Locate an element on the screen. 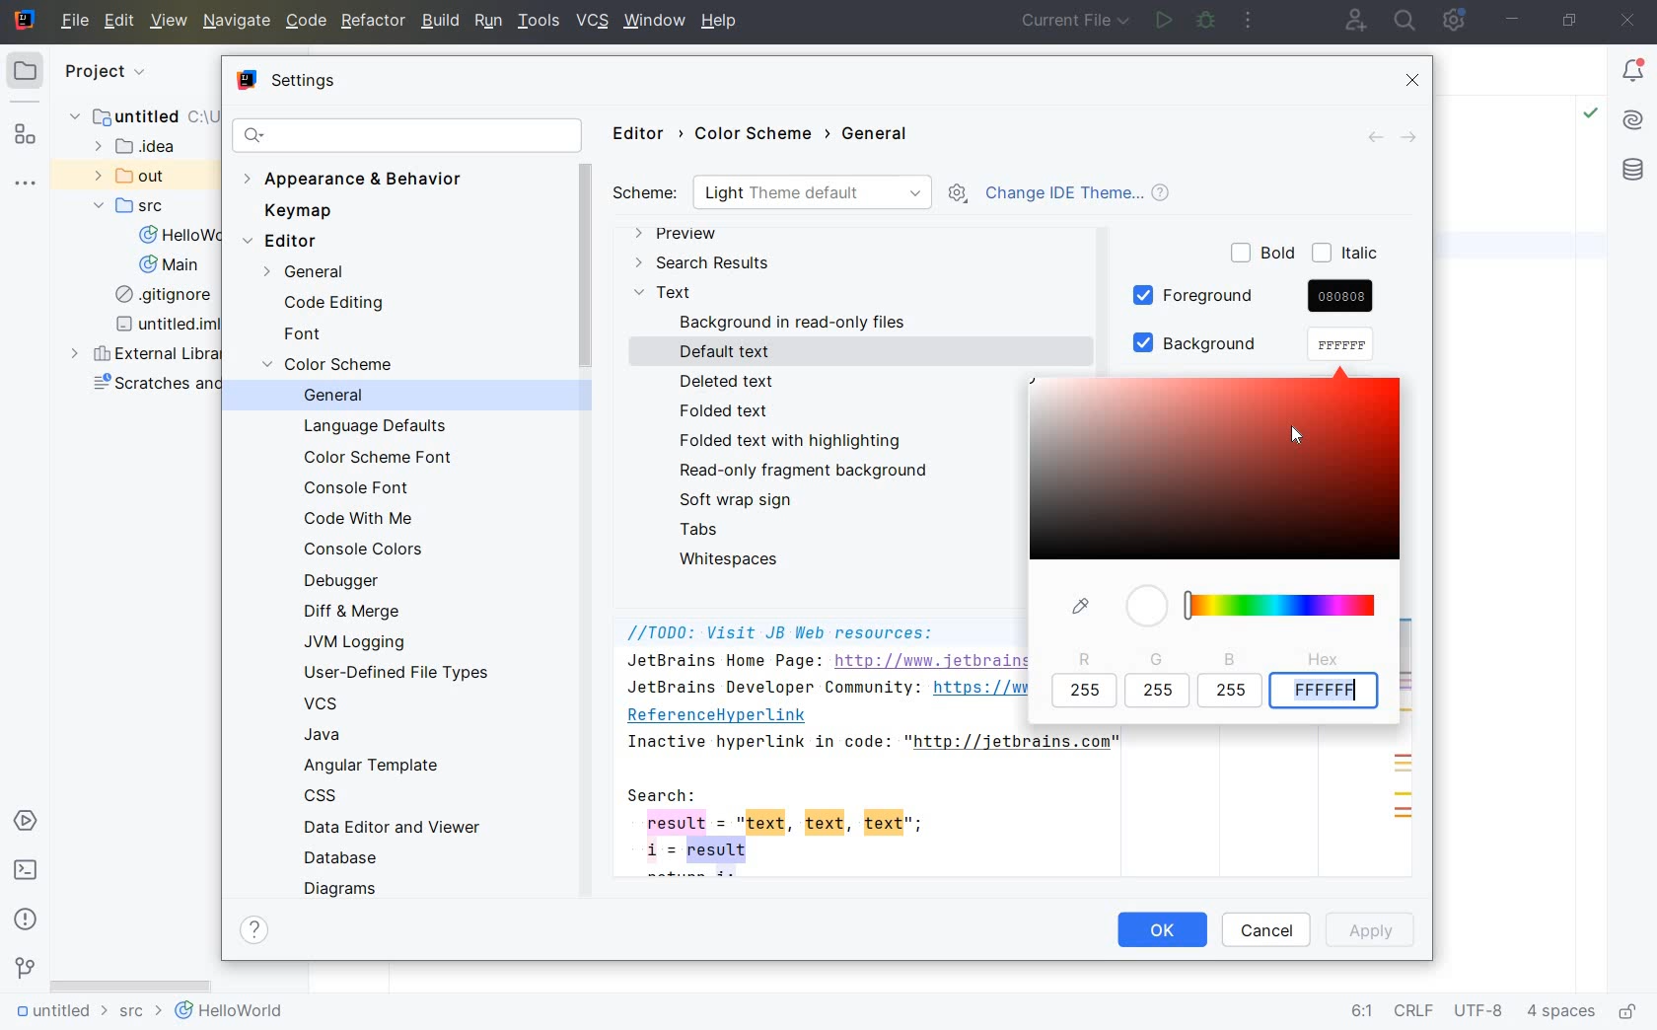  CLOSE is located at coordinates (1415, 81).